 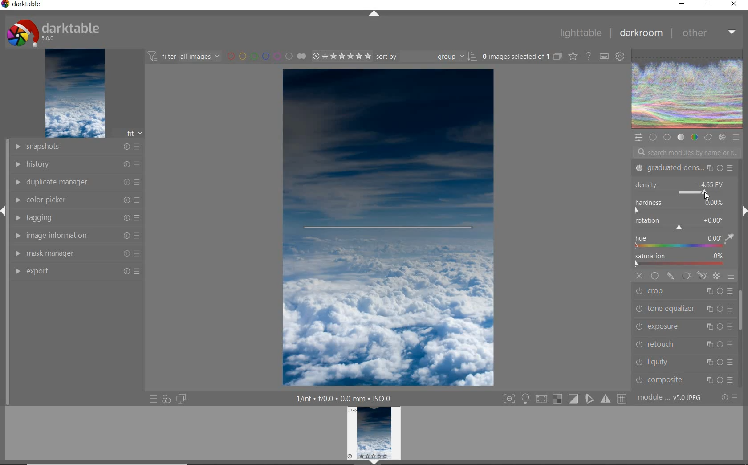 What do you see at coordinates (558, 56) in the screenshot?
I see `COLLAPSE GROUPED IMAGES` at bounding box center [558, 56].